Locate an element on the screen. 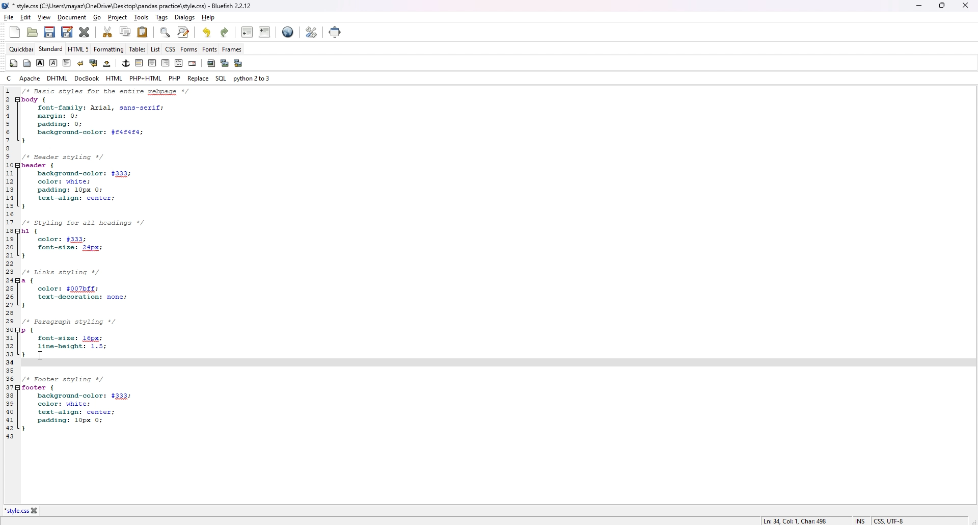 This screenshot has height=525, width=978. *style.css (C:\Users\mayaz\OneDrive\Desktop\pandas practice\style.css) - Bluefish 2.2.12 is located at coordinates (134, 5).